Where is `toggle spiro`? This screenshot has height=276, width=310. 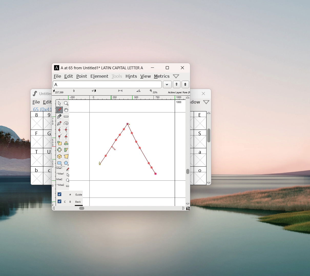
toggle spiro is located at coordinates (66, 123).